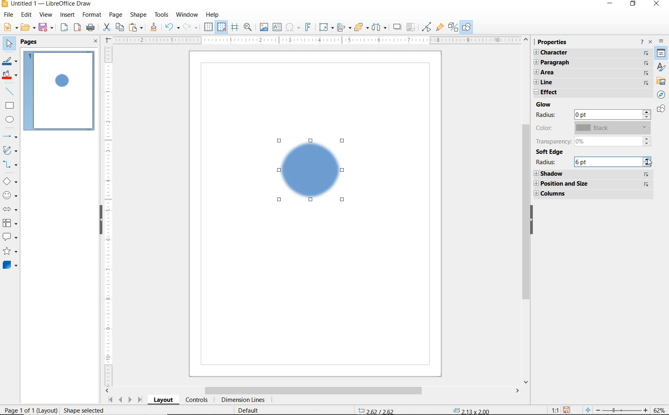 The height and width of the screenshot is (415, 669). Describe the element at coordinates (64, 27) in the screenshot. I see `EXORT` at that location.